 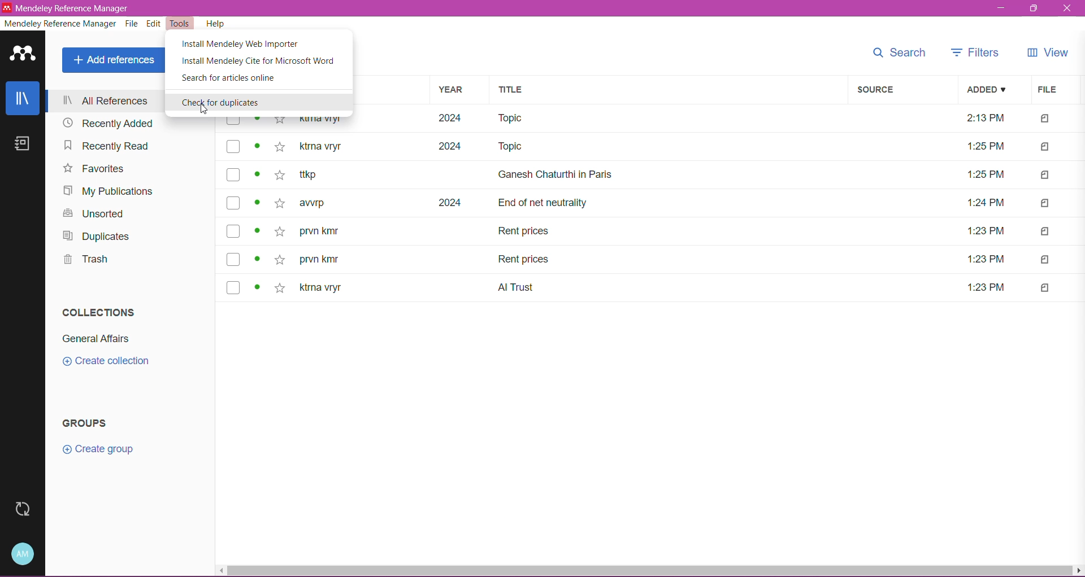 I want to click on File, so click(x=1051, y=89).